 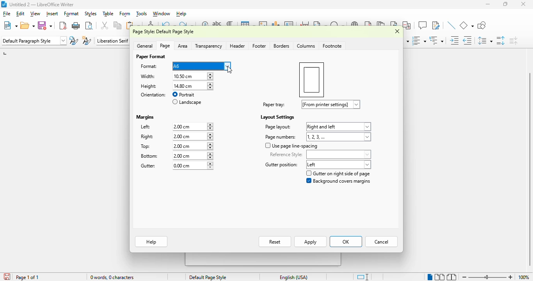 What do you see at coordinates (347, 241) in the screenshot?
I see `OK` at bounding box center [347, 241].